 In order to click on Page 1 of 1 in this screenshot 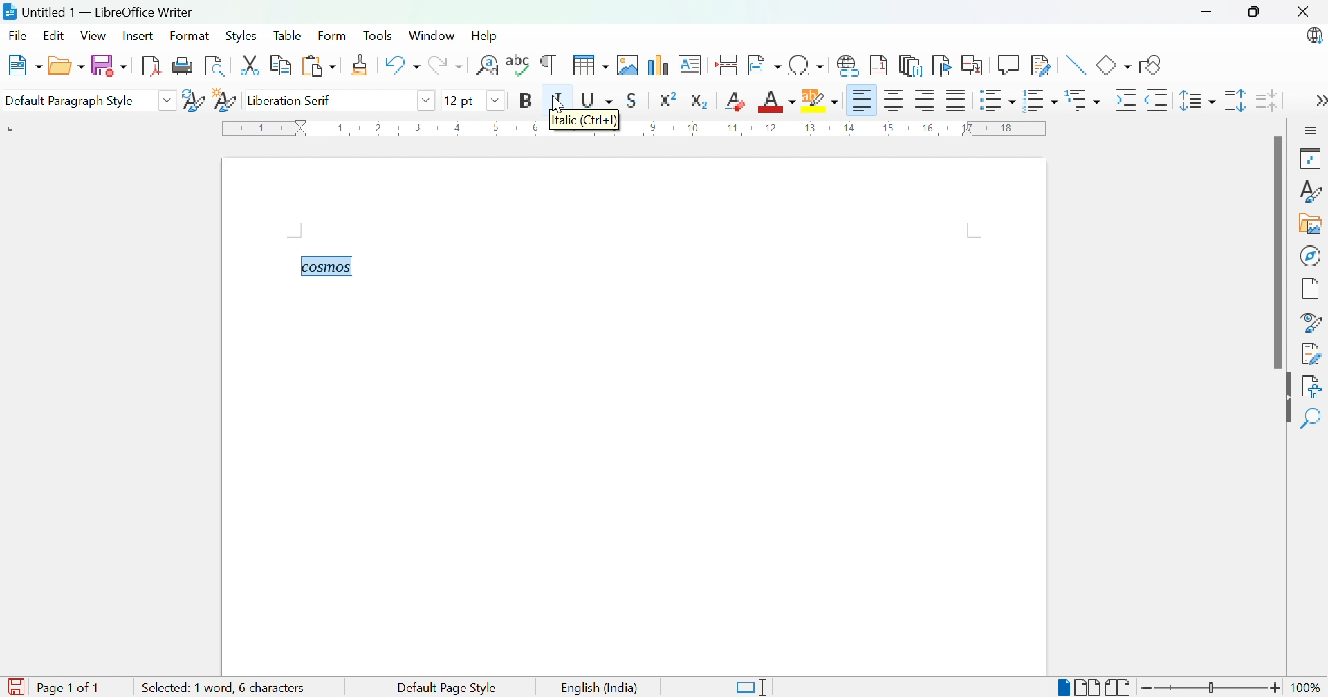, I will do `click(53, 687)`.